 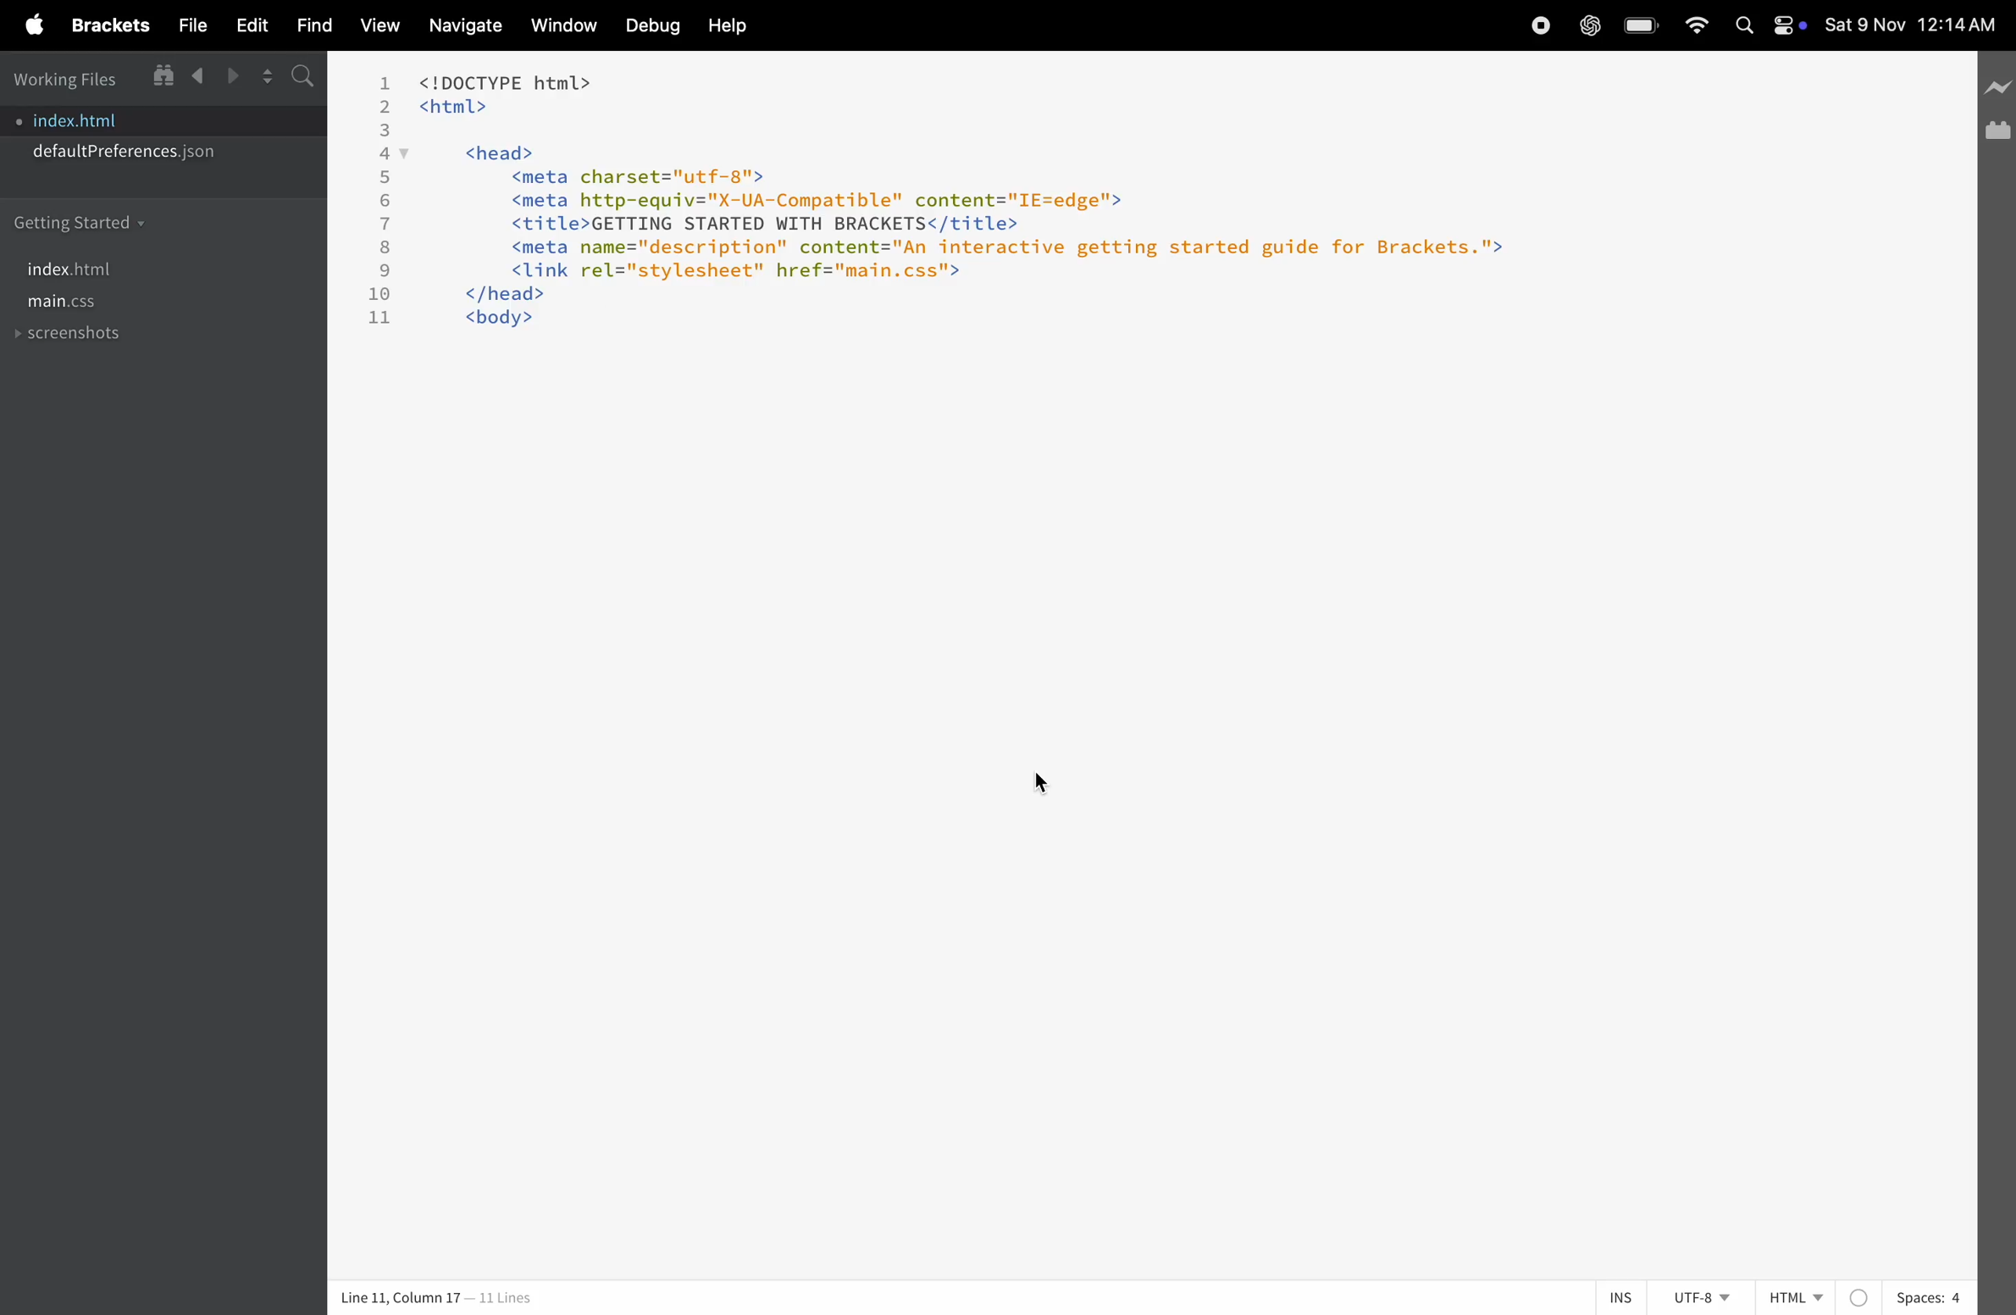 I want to click on battery, so click(x=1641, y=25).